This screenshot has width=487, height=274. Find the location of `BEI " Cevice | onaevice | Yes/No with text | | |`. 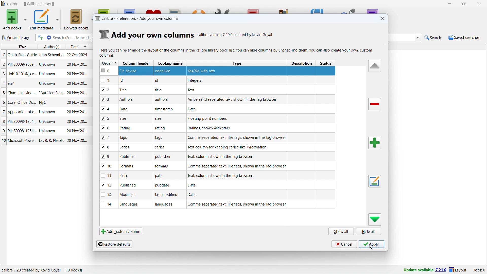

BEI " Cevice | onaevice | Yes/No with text | | | is located at coordinates (217, 71).